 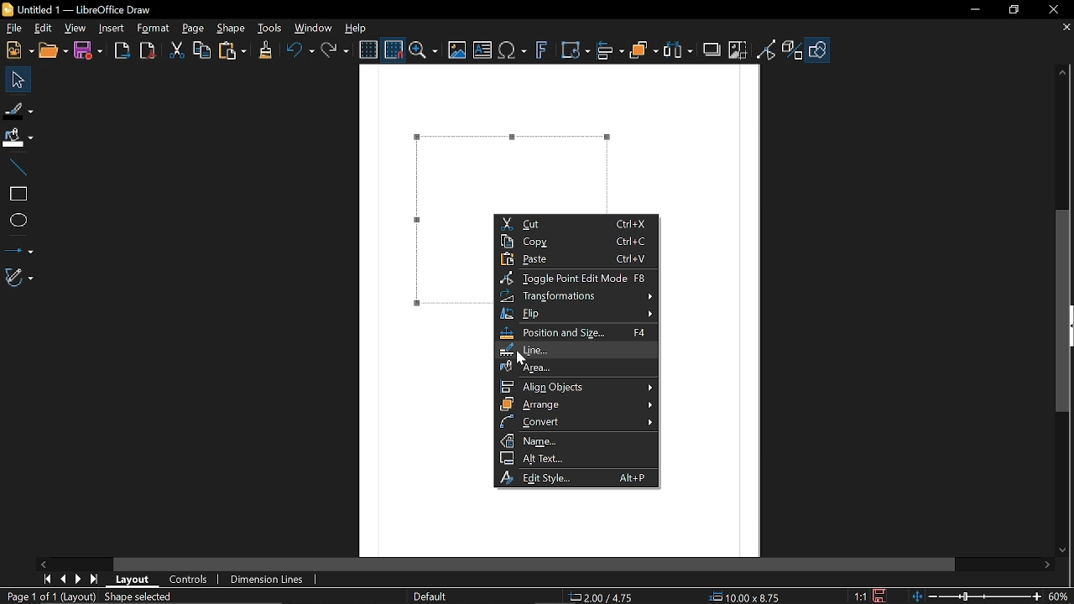 What do you see at coordinates (80, 10) in the screenshot?
I see `Current window` at bounding box center [80, 10].